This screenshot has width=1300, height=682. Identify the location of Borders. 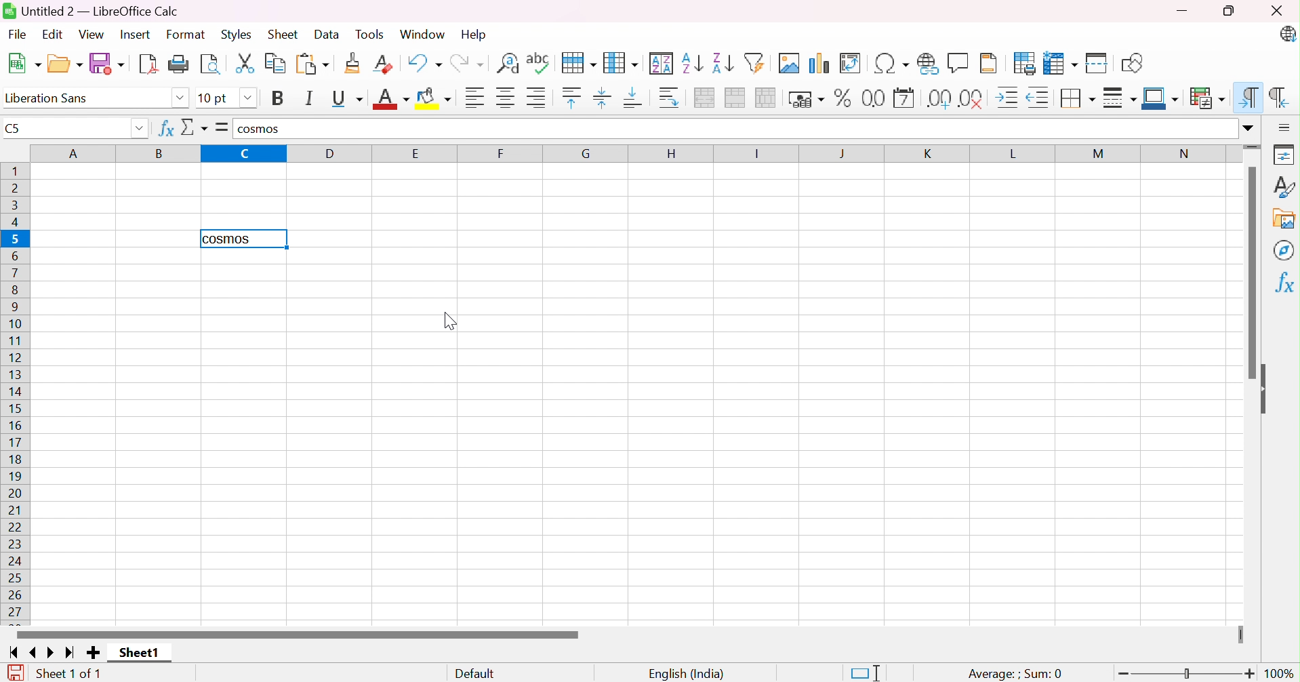
(1078, 100).